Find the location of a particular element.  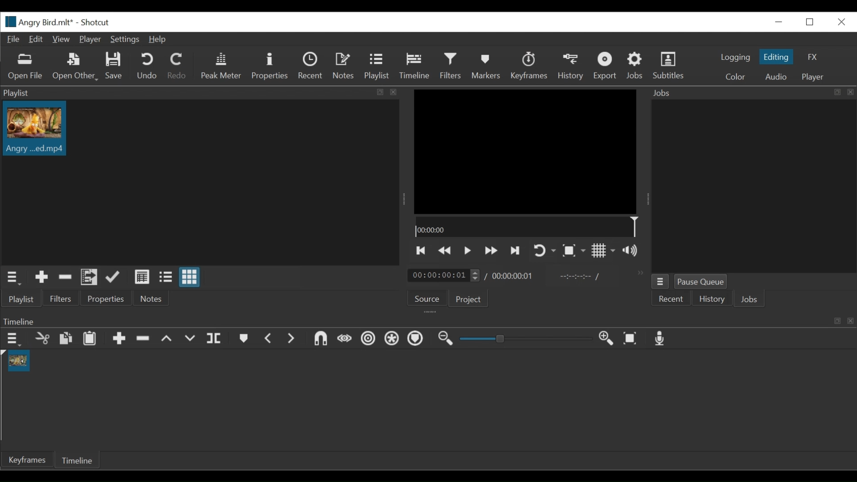

Keyframes is located at coordinates (531, 67).